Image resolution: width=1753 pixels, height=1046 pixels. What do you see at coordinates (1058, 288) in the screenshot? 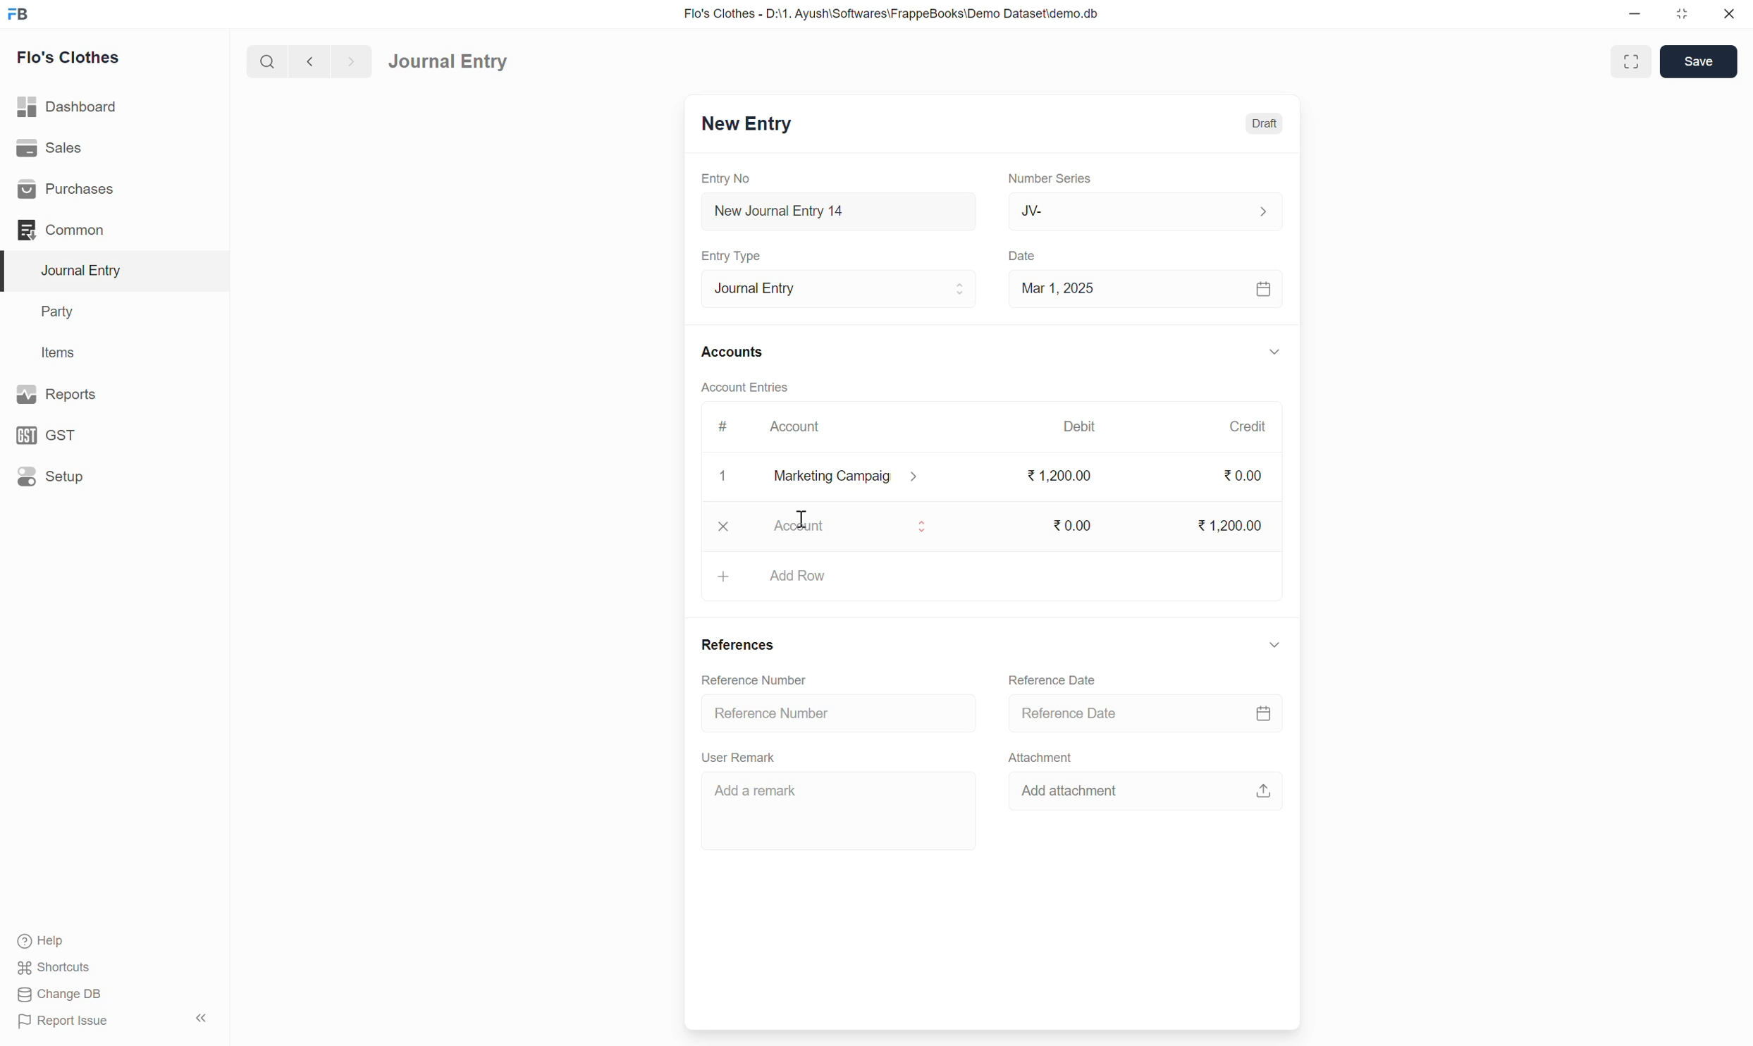
I see `Mar 1, 2025` at bounding box center [1058, 288].